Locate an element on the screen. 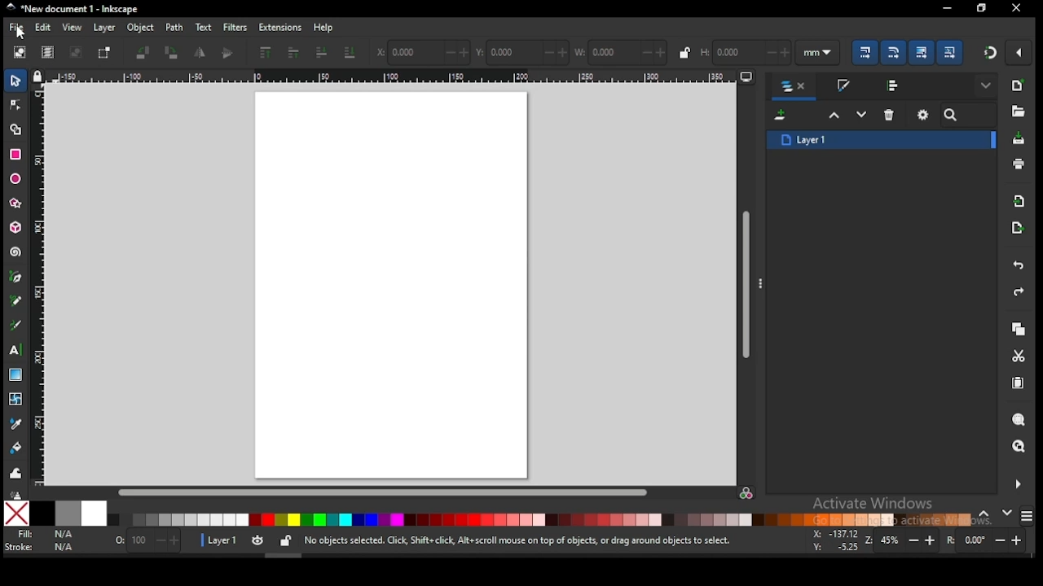  show is located at coordinates (988, 86).